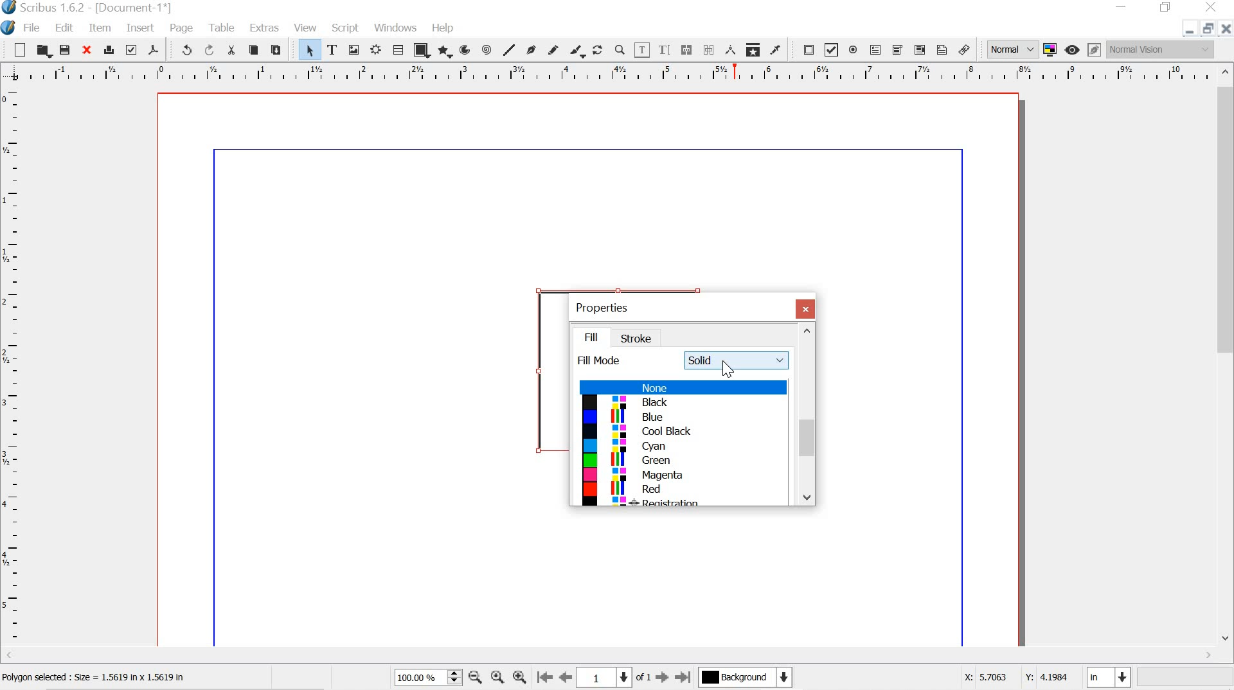 The image size is (1234, 690). Describe the element at coordinates (109, 49) in the screenshot. I see `print` at that location.